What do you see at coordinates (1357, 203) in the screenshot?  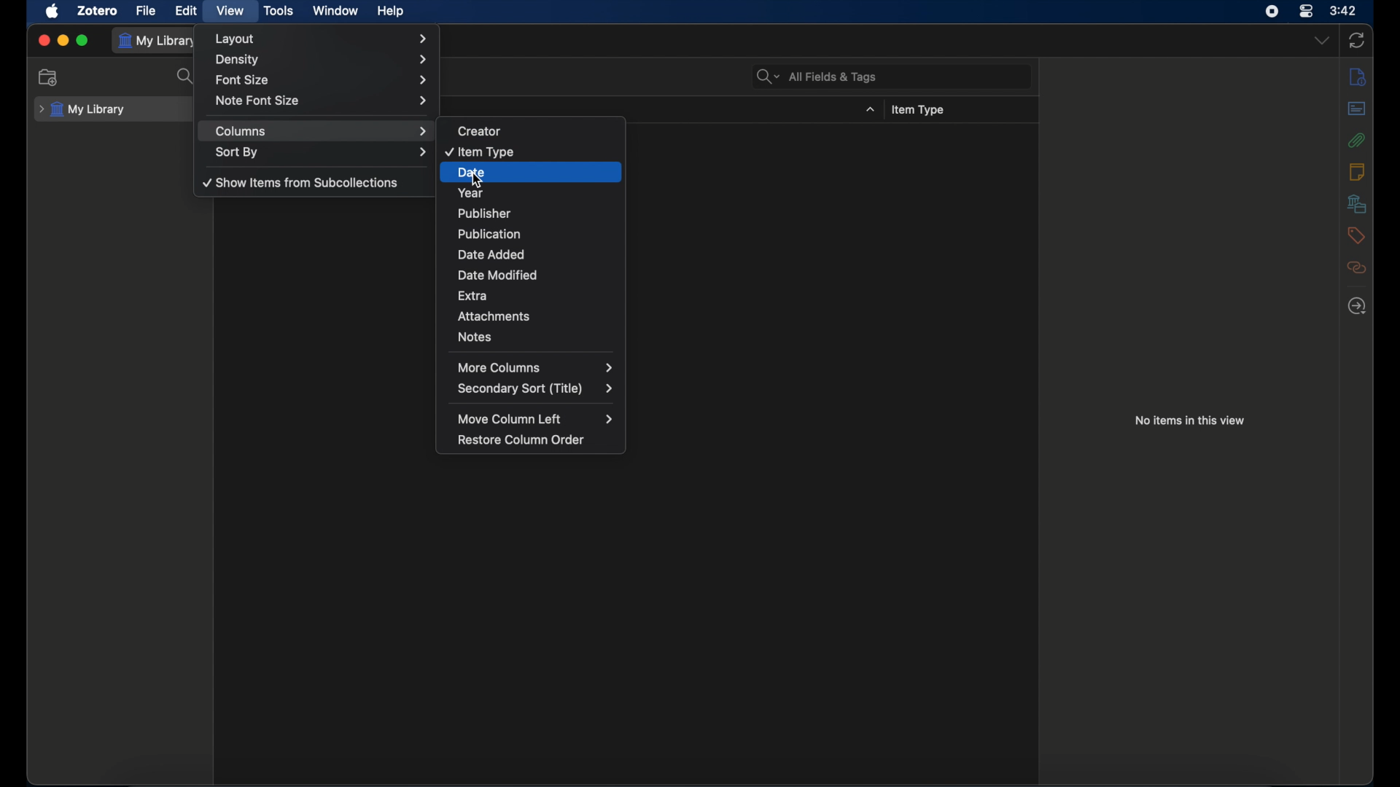 I see `libraries` at bounding box center [1357, 203].